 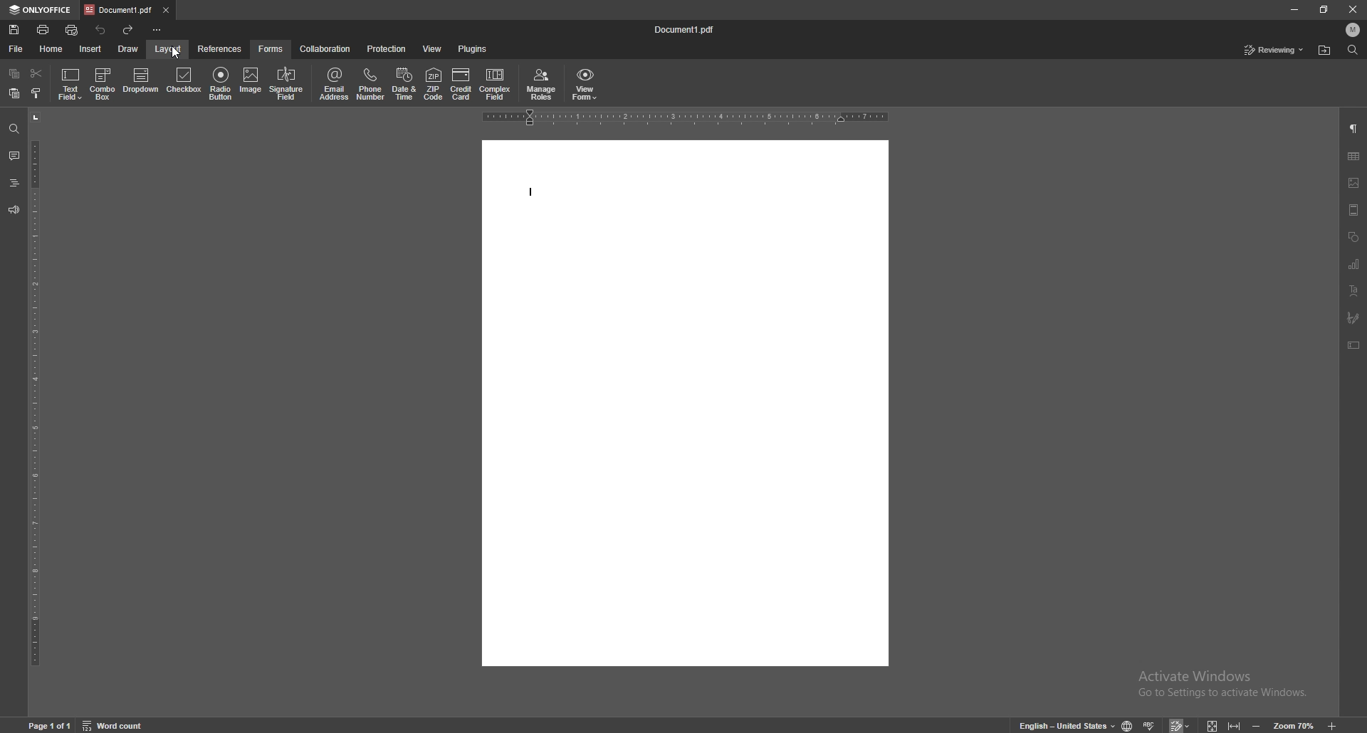 I want to click on headings, so click(x=15, y=183).